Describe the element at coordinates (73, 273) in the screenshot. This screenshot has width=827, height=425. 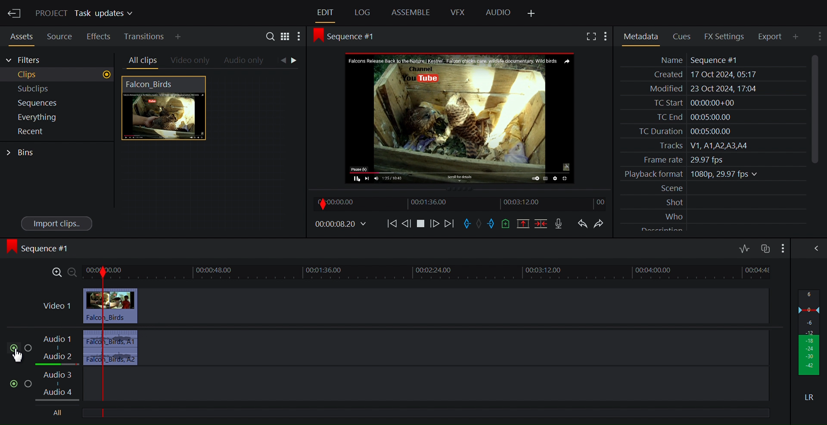
I see `zoom out` at that location.